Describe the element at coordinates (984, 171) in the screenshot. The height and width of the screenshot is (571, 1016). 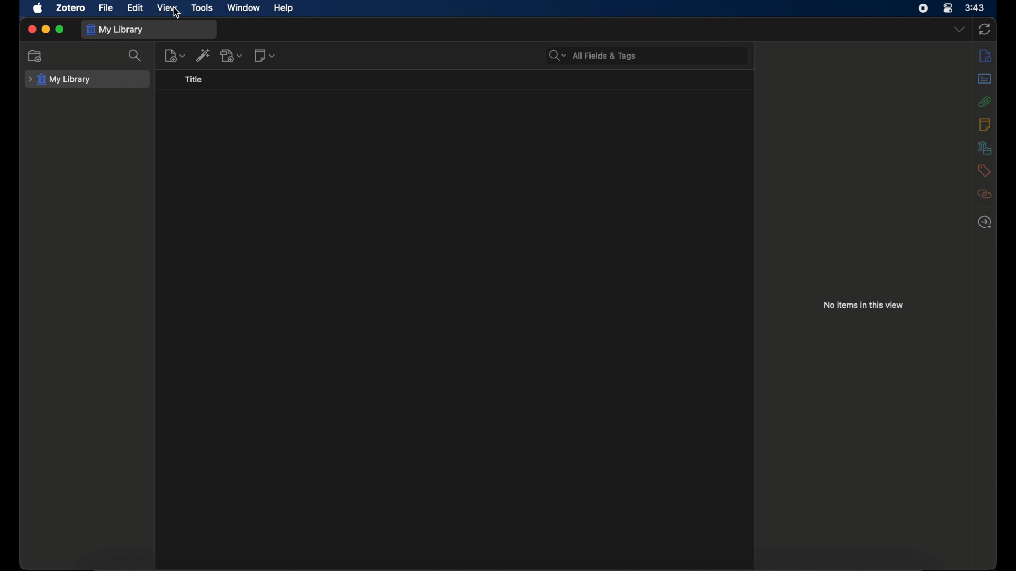
I see `tags` at that location.